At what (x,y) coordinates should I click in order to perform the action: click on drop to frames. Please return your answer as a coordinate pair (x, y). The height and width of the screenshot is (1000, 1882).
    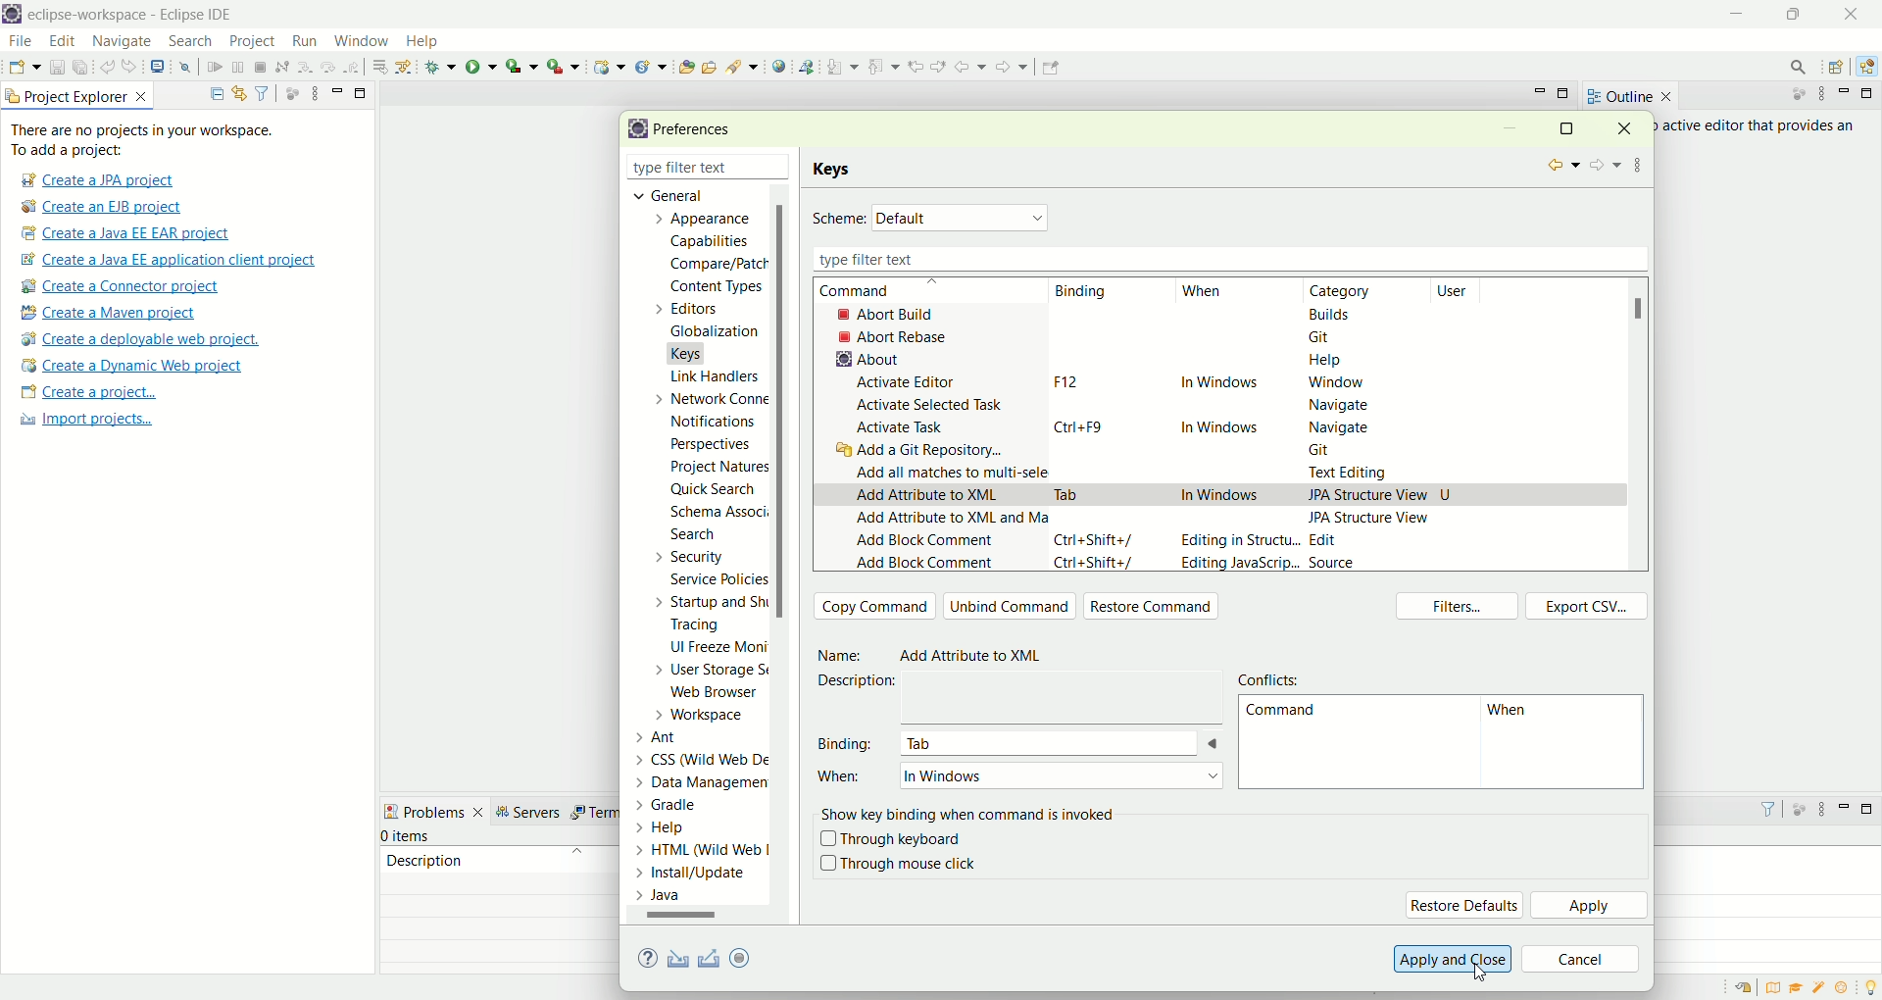
    Looking at the image, I should click on (381, 67).